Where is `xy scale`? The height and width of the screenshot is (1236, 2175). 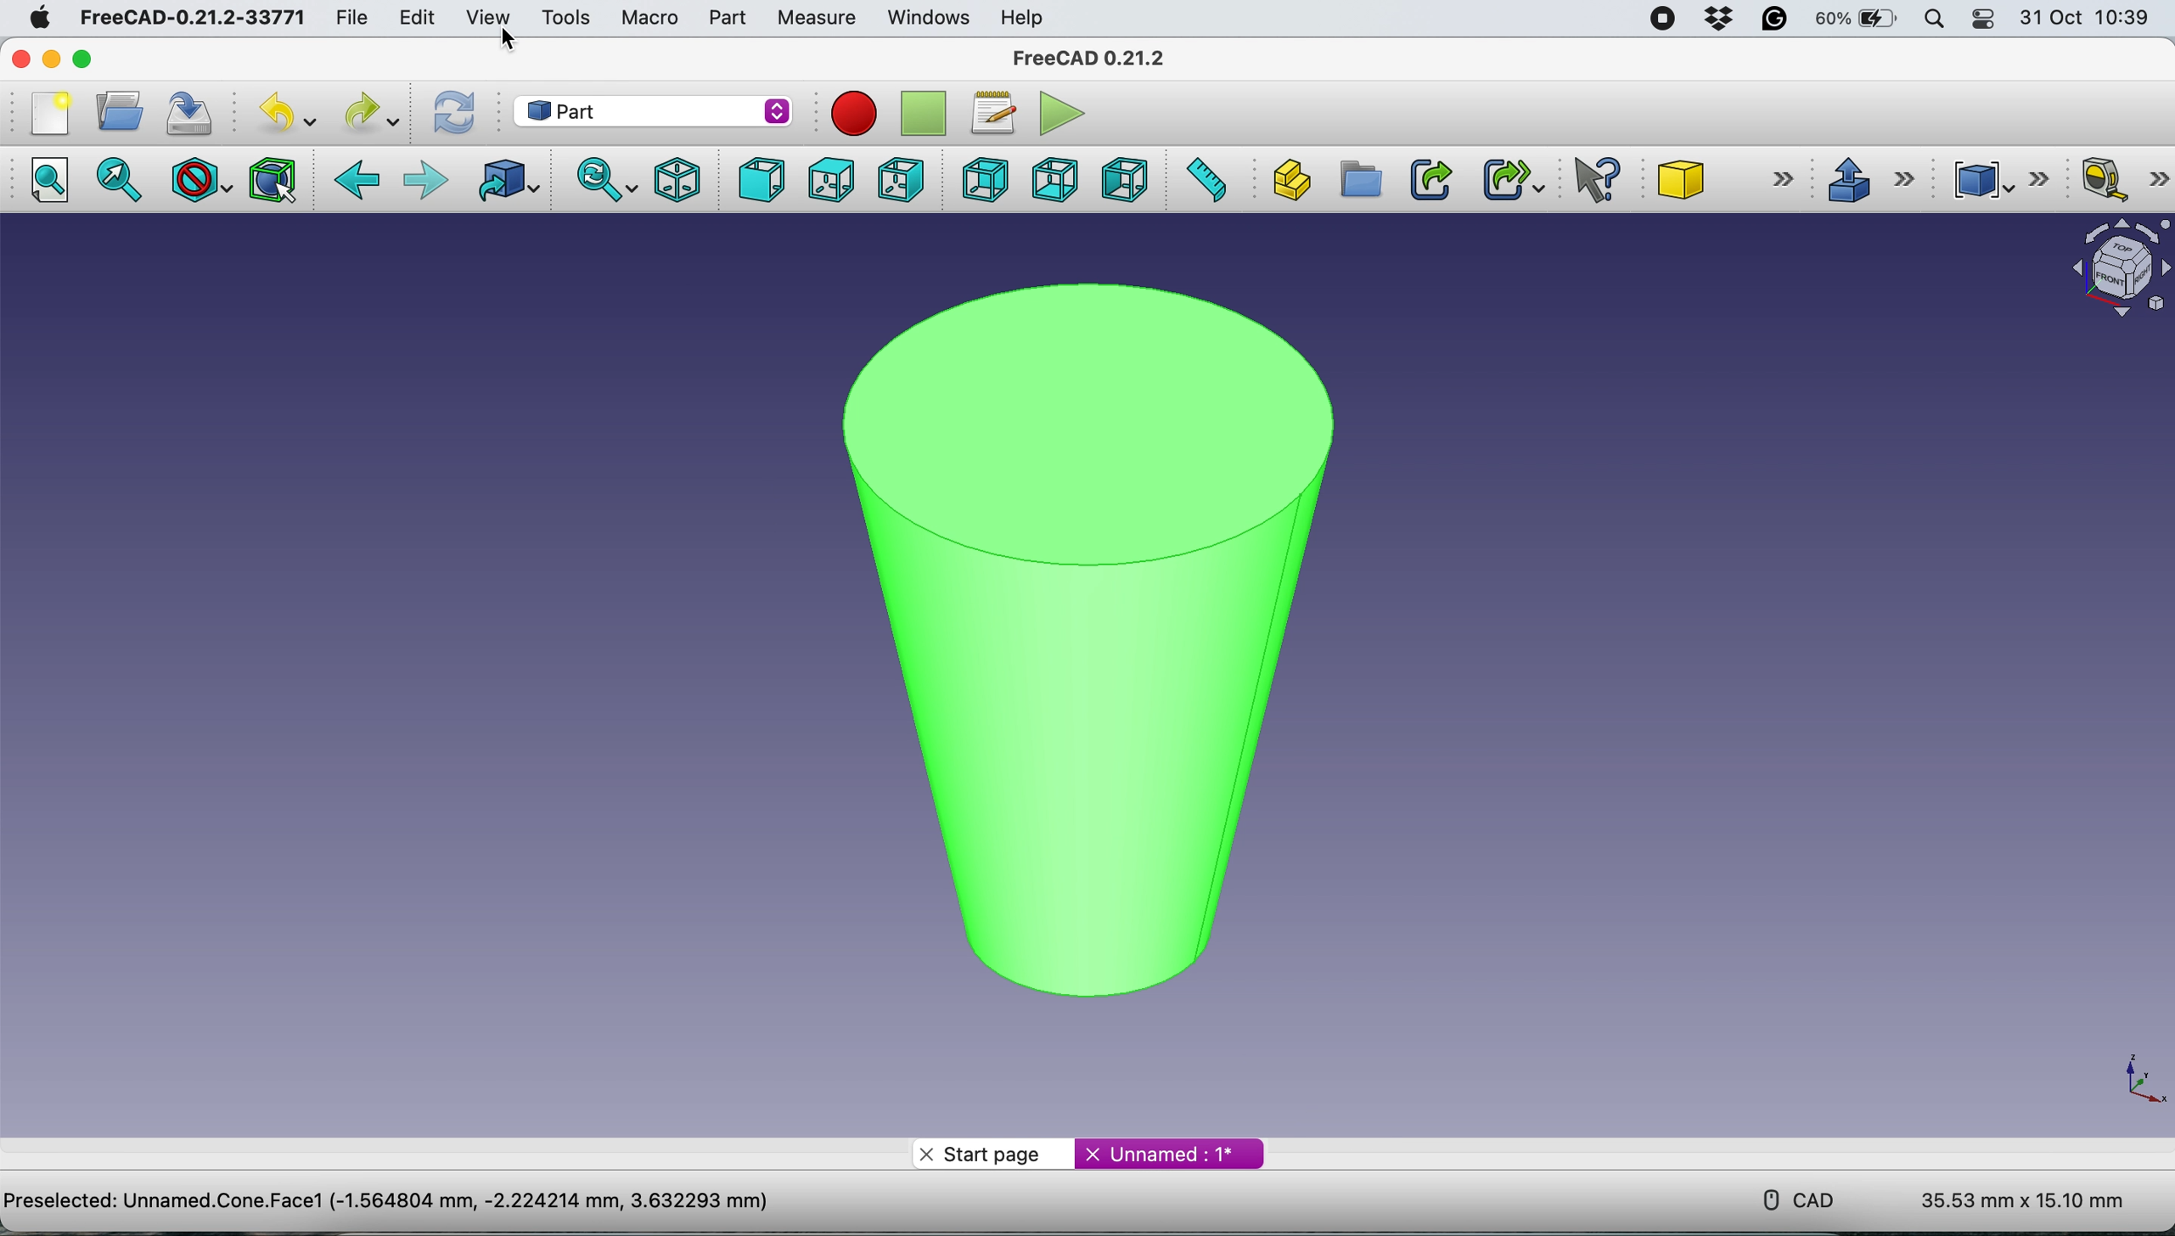
xy scale is located at coordinates (2132, 1079).